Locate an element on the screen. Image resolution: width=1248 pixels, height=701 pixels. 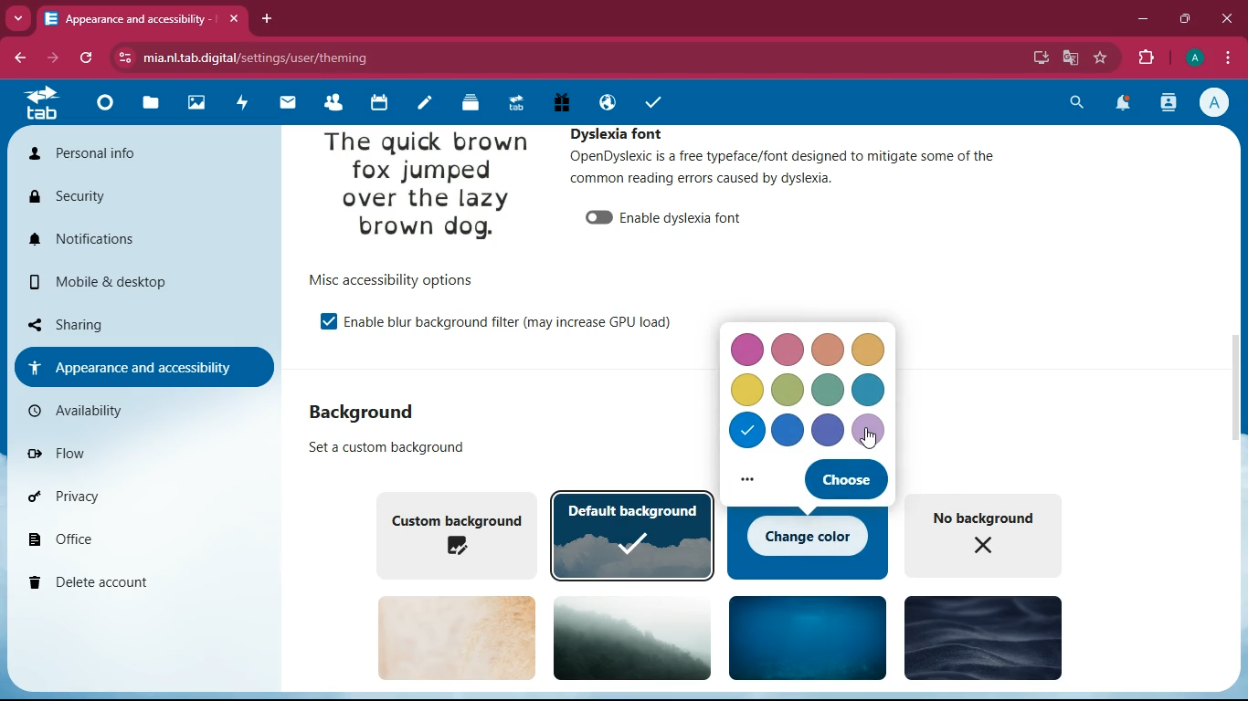
color is located at coordinates (746, 350).